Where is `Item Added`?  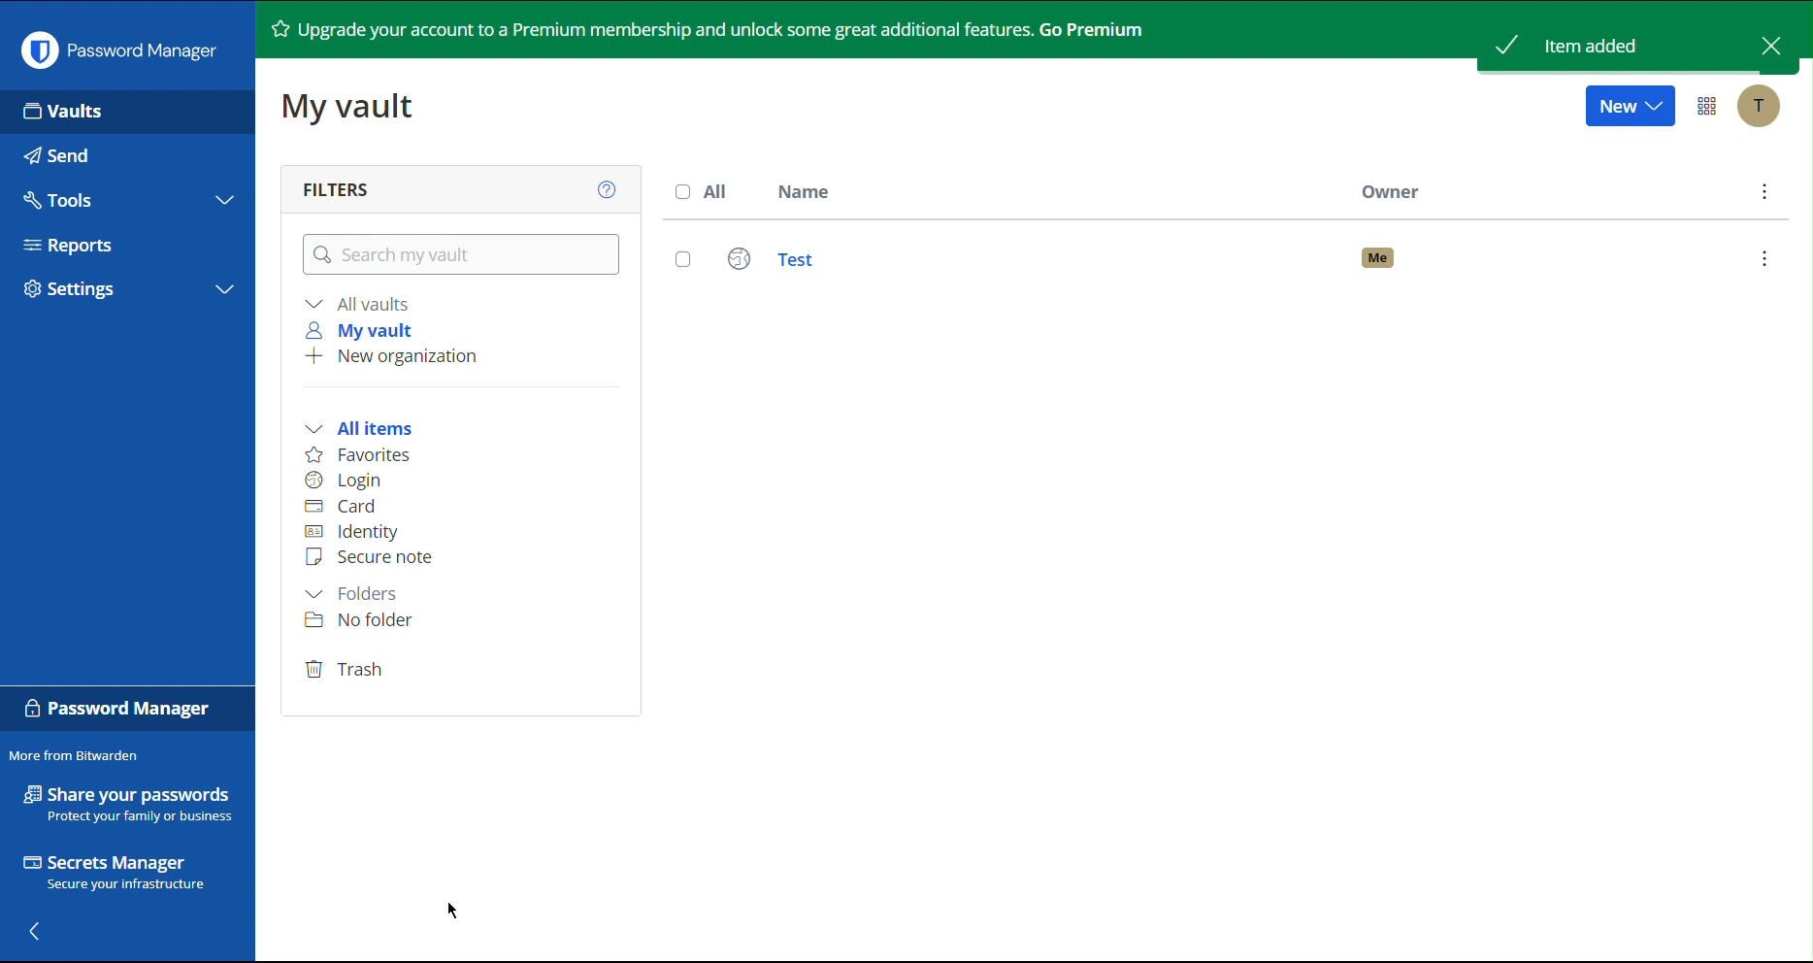 Item Added is located at coordinates (1643, 48).